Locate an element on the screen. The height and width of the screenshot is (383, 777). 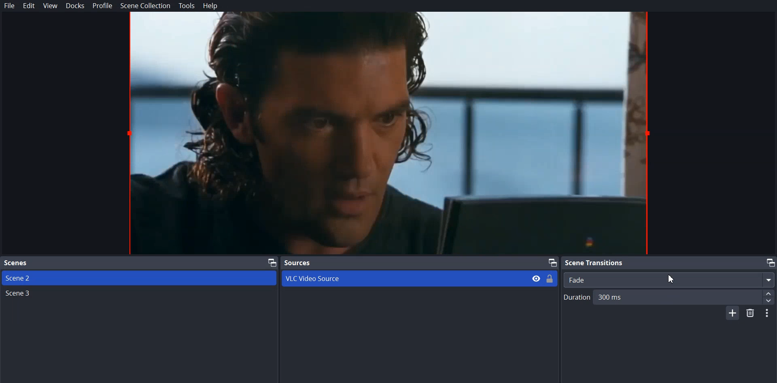
300 ms is located at coordinates (686, 296).